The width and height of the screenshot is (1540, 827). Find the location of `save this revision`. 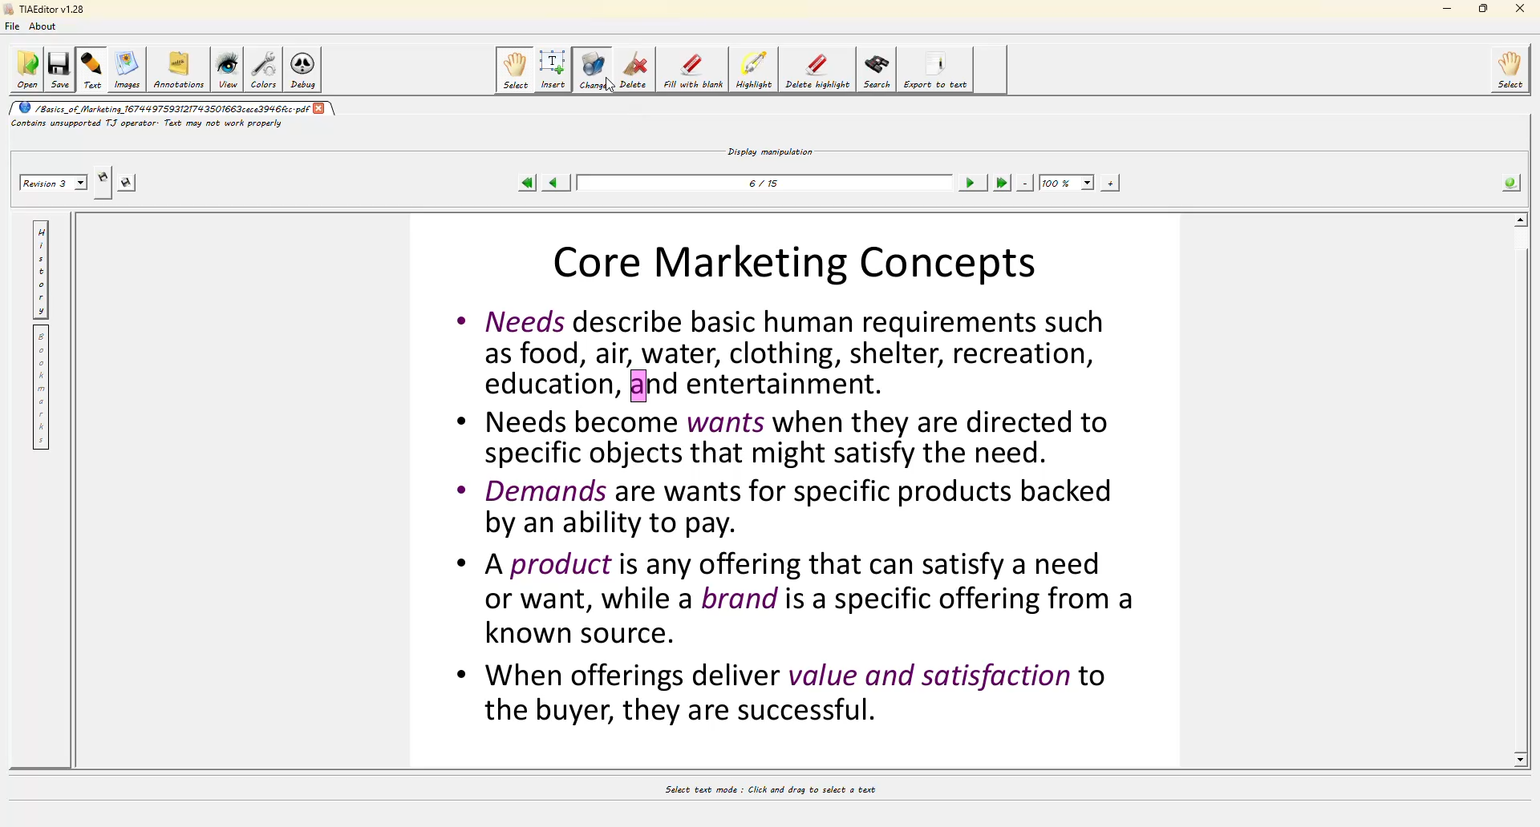

save this revision is located at coordinates (128, 183).